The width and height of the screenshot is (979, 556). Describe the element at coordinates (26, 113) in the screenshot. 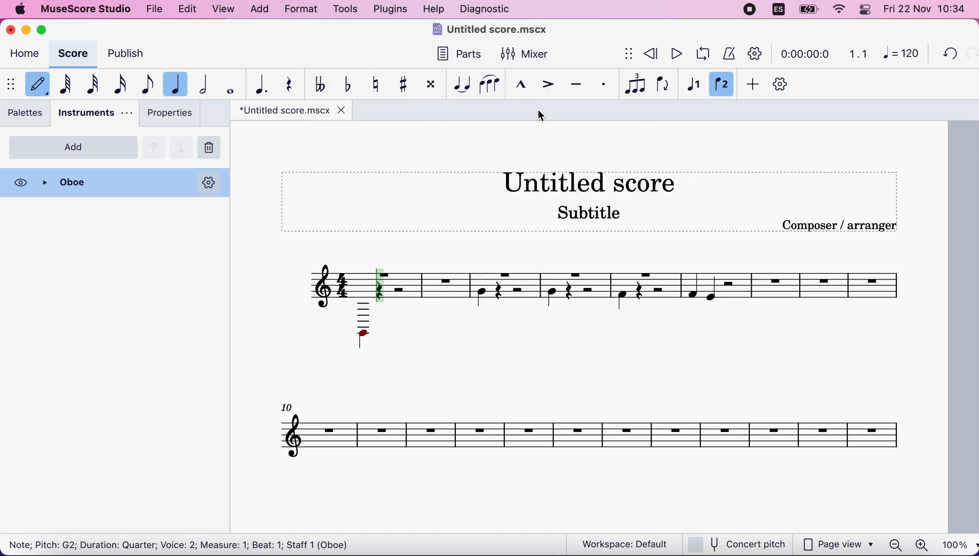

I see `palettes` at that location.